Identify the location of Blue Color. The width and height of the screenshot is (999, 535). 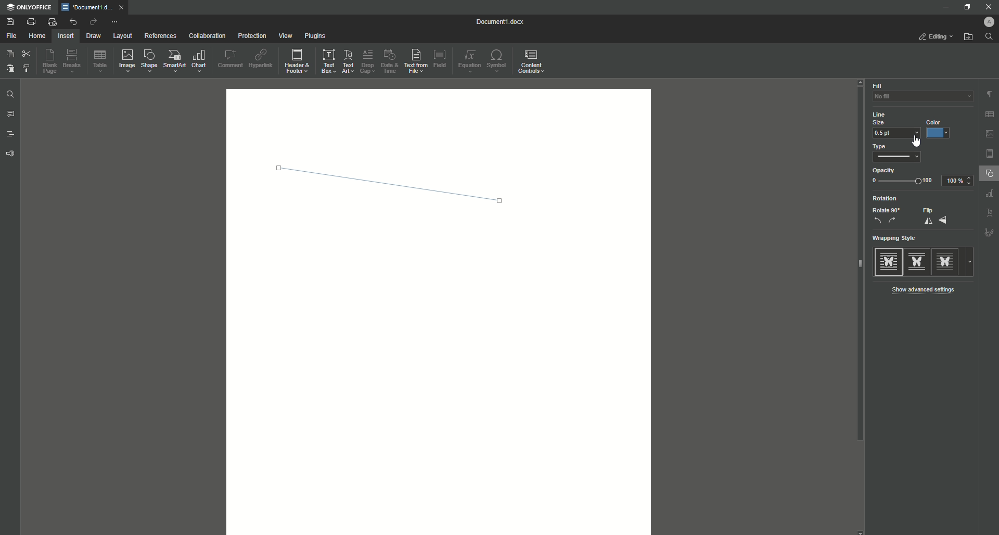
(940, 130).